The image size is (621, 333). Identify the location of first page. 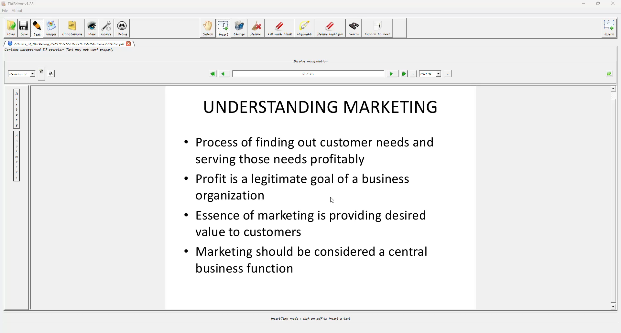
(213, 74).